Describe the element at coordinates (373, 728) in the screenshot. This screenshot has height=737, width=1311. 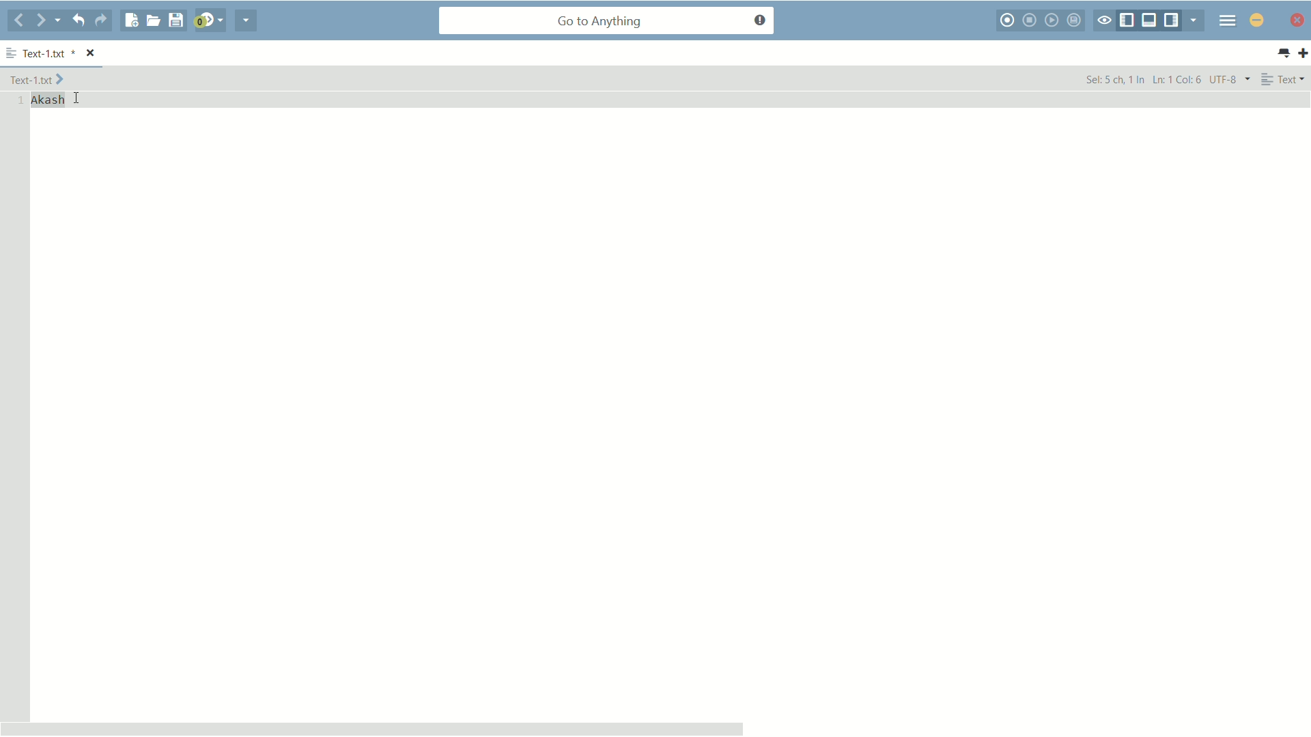
I see `scroll bar` at that location.